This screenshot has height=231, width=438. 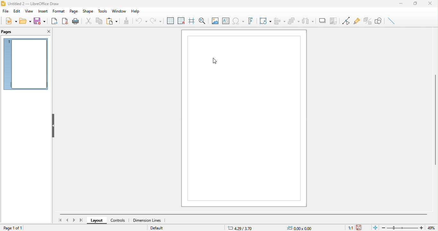 What do you see at coordinates (243, 213) in the screenshot?
I see `horizontal scroll bar` at bounding box center [243, 213].